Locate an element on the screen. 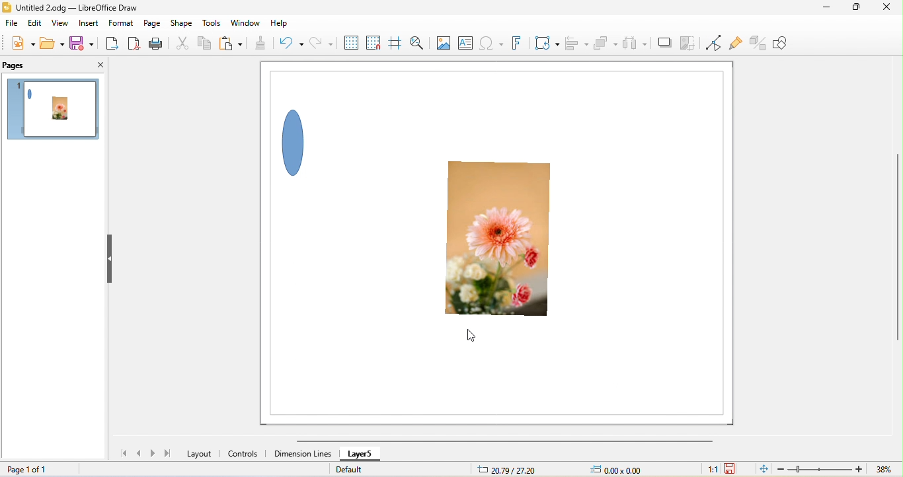  title is located at coordinates (78, 7).